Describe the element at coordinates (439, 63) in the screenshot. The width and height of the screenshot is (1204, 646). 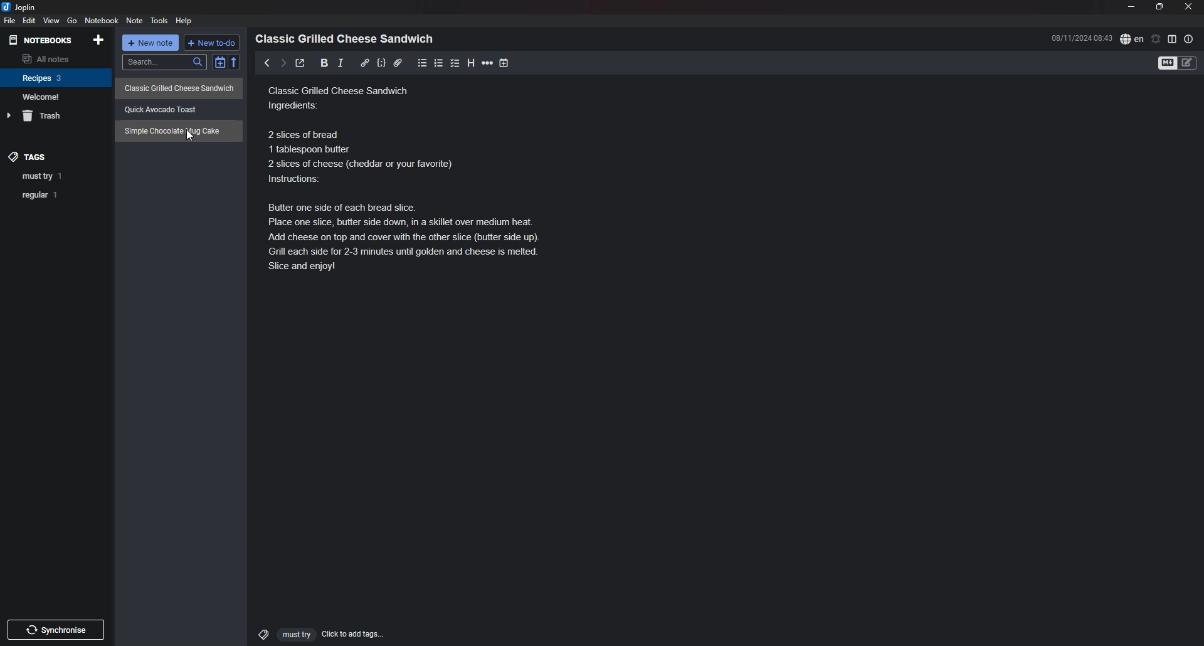
I see `number list` at that location.